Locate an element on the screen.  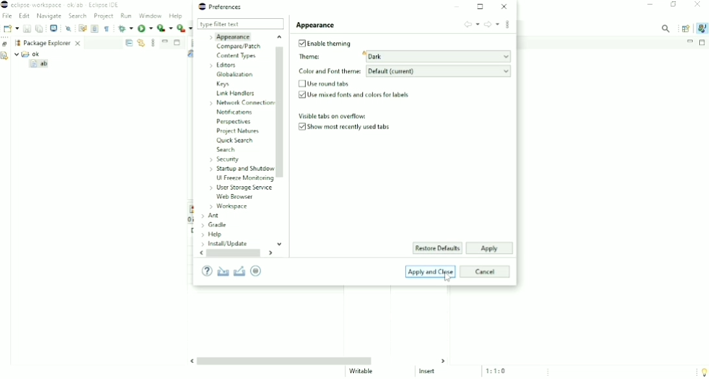
Help is located at coordinates (212, 235).